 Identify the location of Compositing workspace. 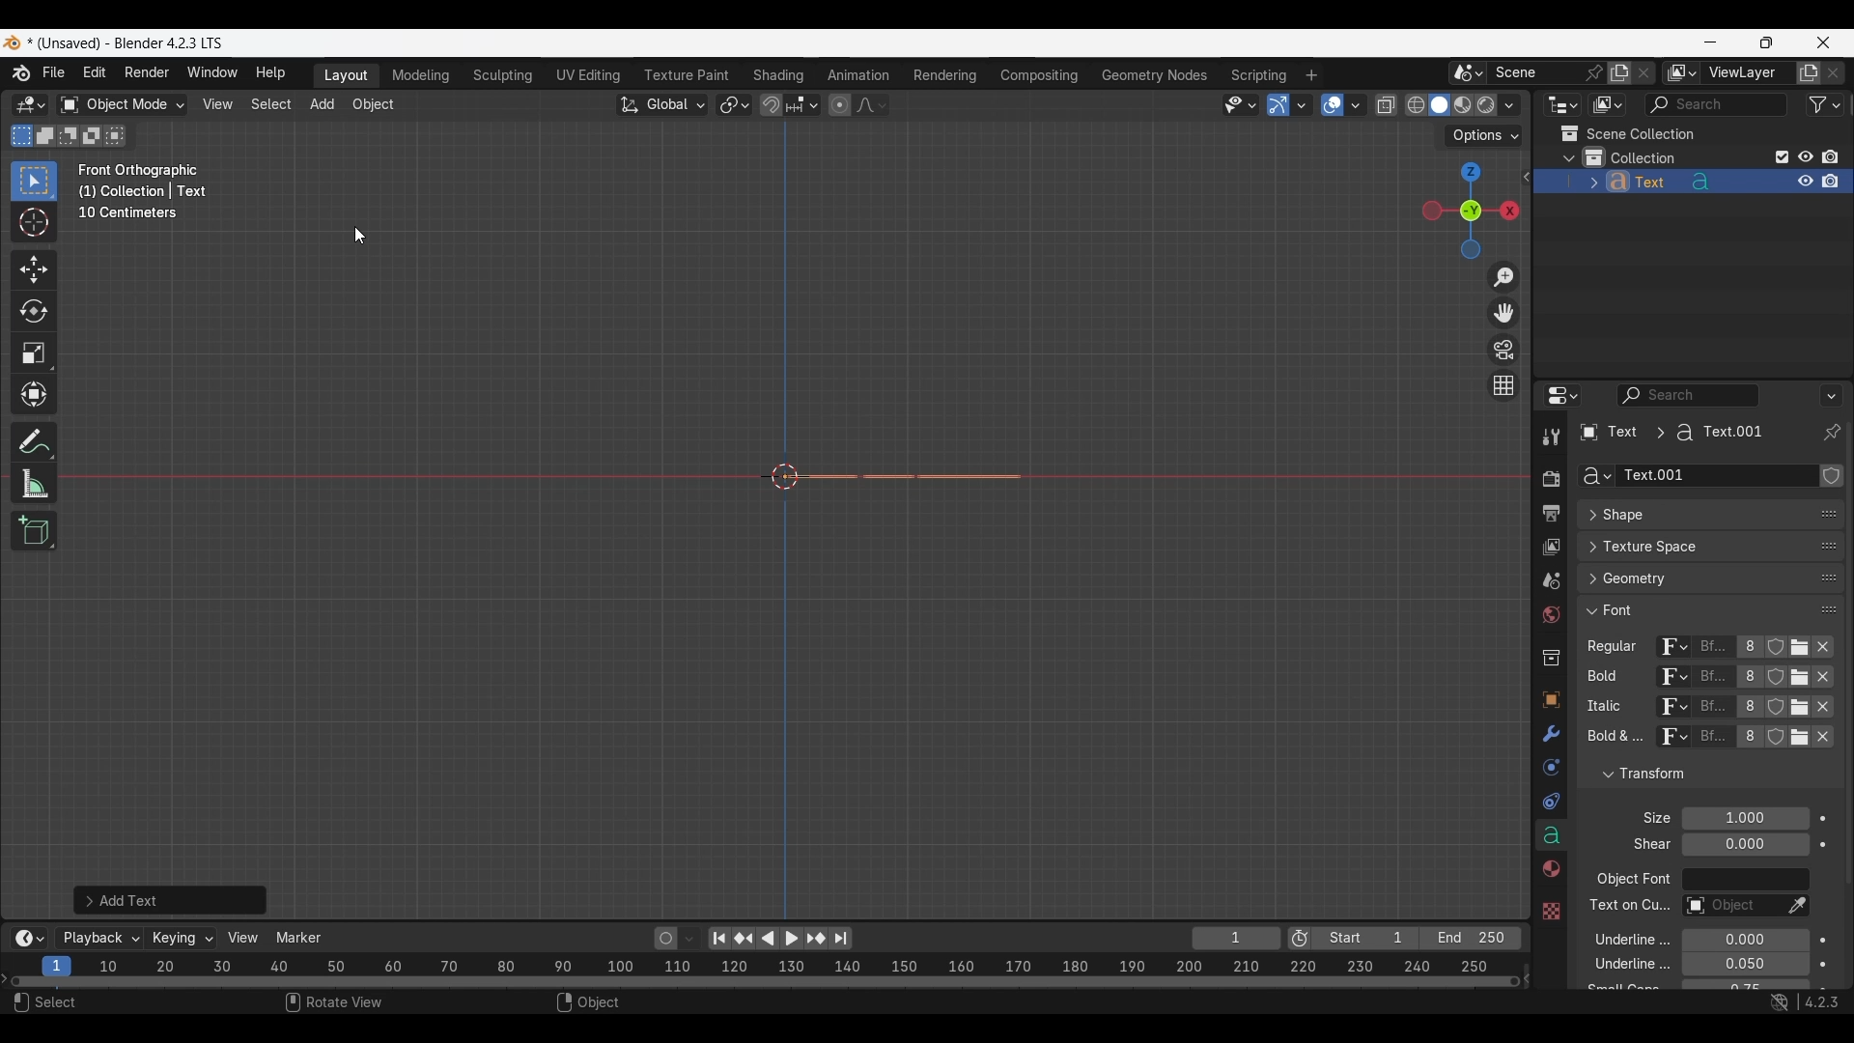
(1040, 75).